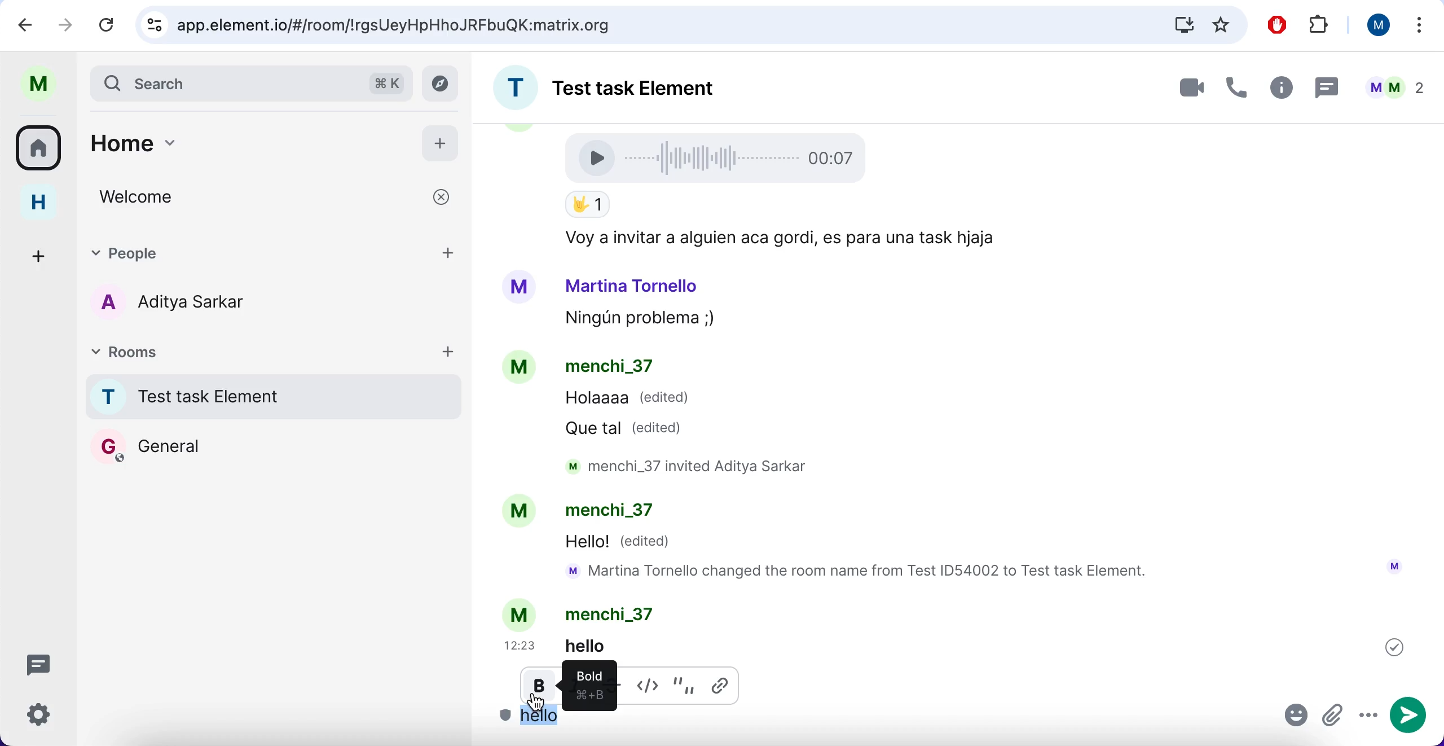  I want to click on ad block, so click(1280, 25).